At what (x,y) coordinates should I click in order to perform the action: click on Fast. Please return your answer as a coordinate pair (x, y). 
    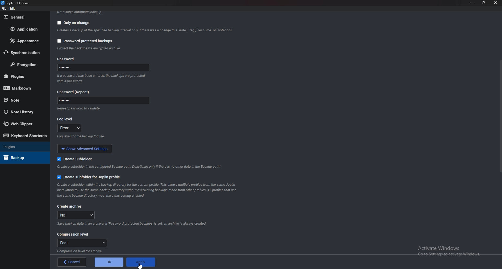
    Looking at the image, I should click on (82, 243).